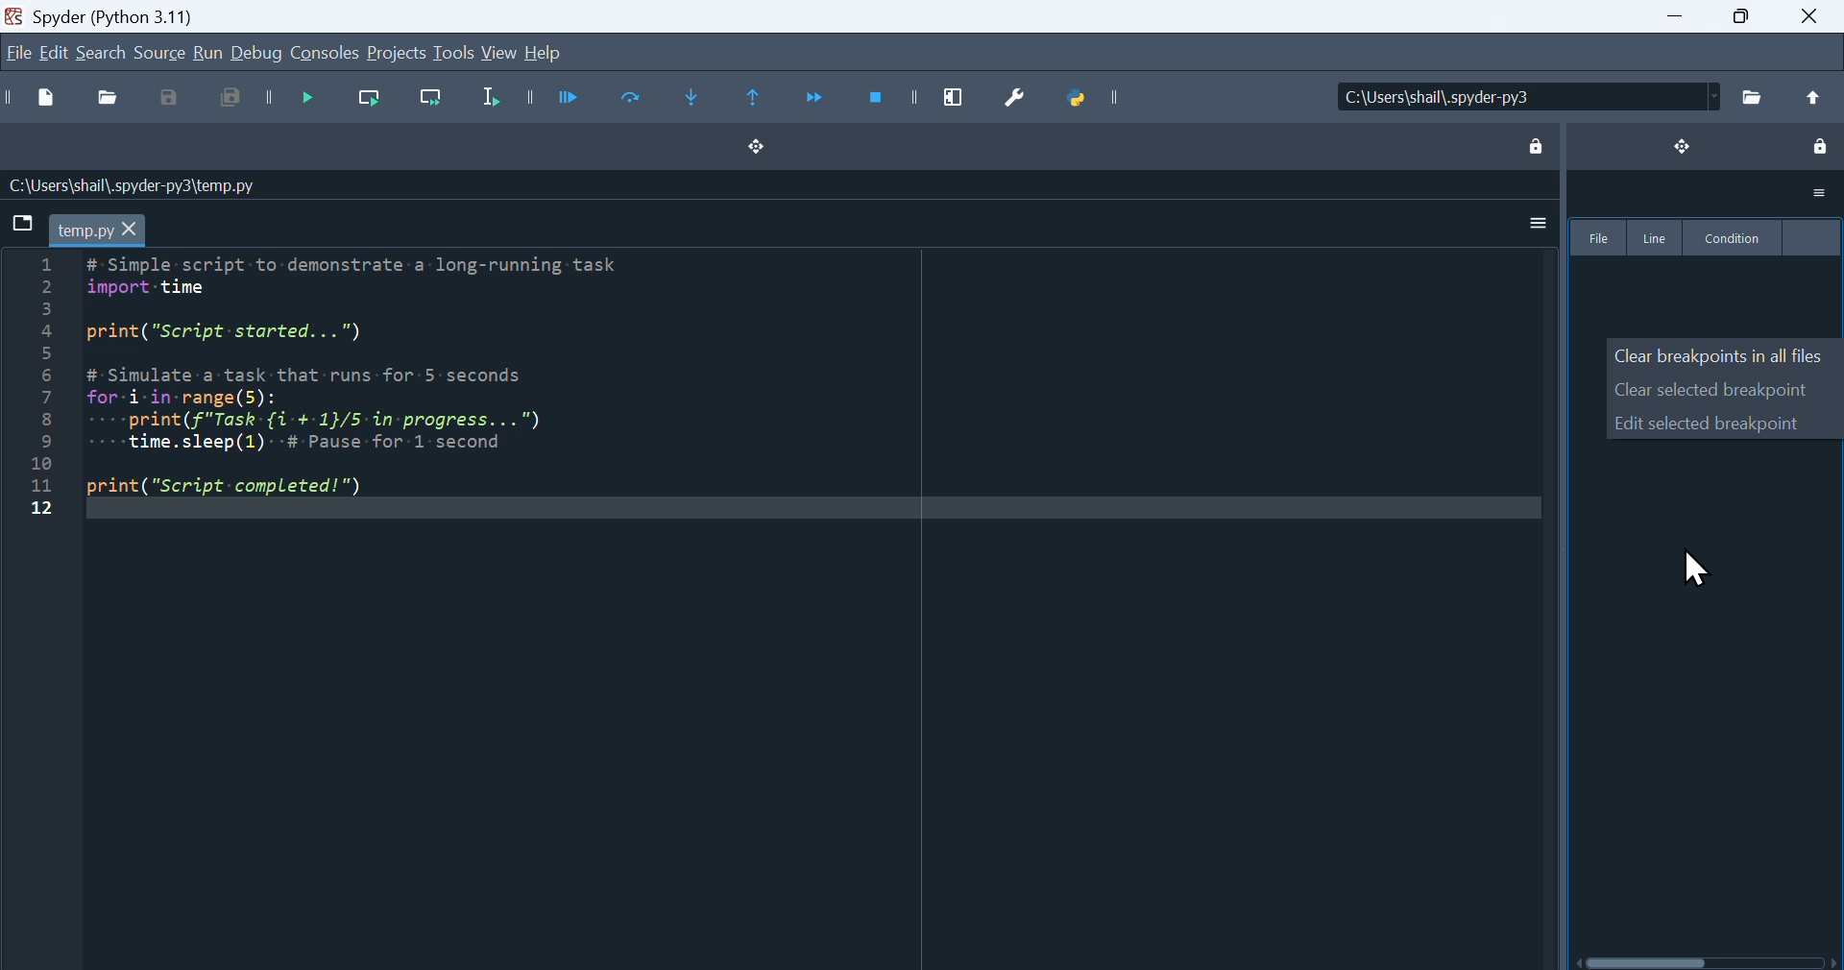  Describe the element at coordinates (412, 405) in the screenshot. I see `Python code` at that location.